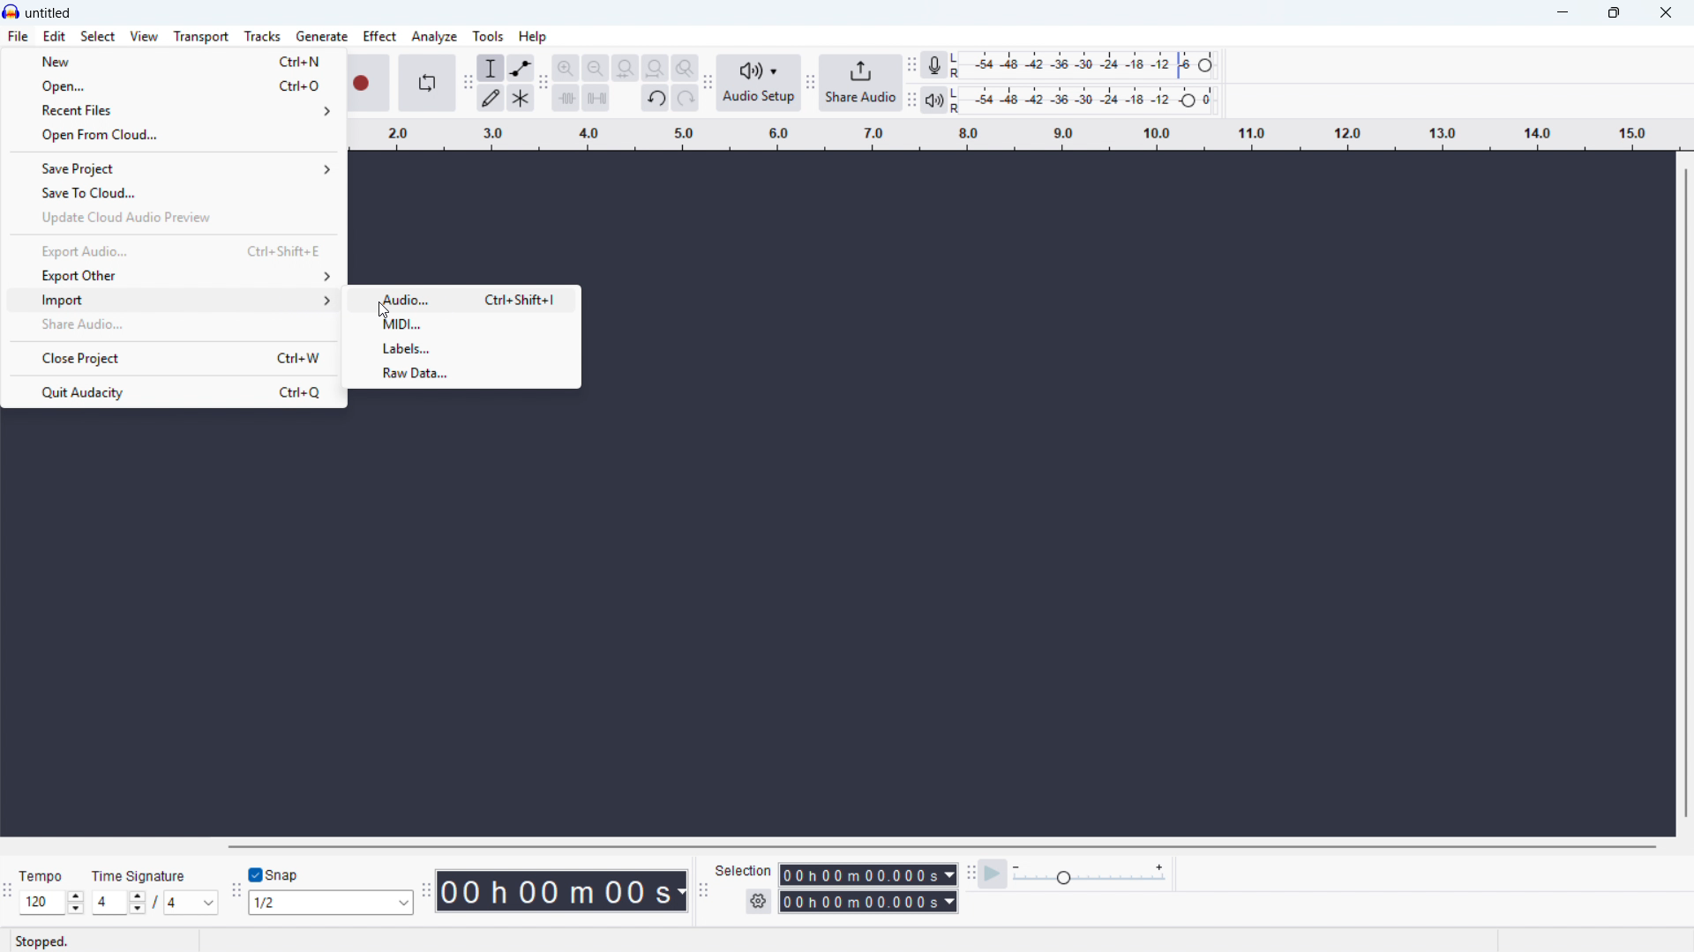 This screenshot has height=952, width=1694. I want to click on file , so click(19, 38).